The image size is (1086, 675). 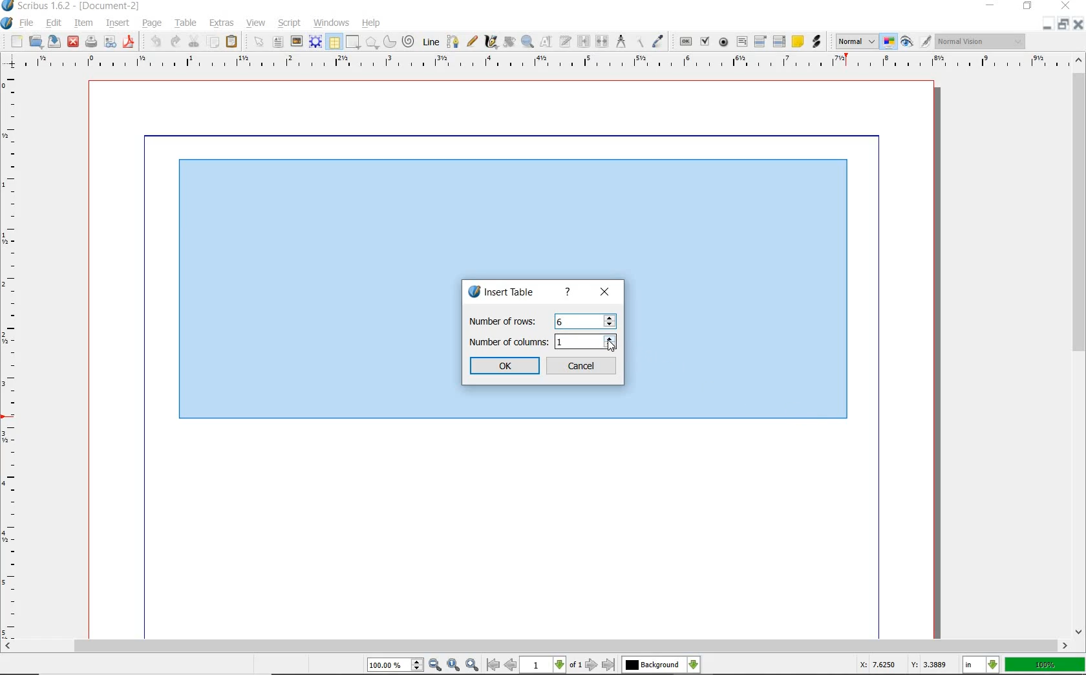 What do you see at coordinates (473, 42) in the screenshot?
I see `freehand line` at bounding box center [473, 42].